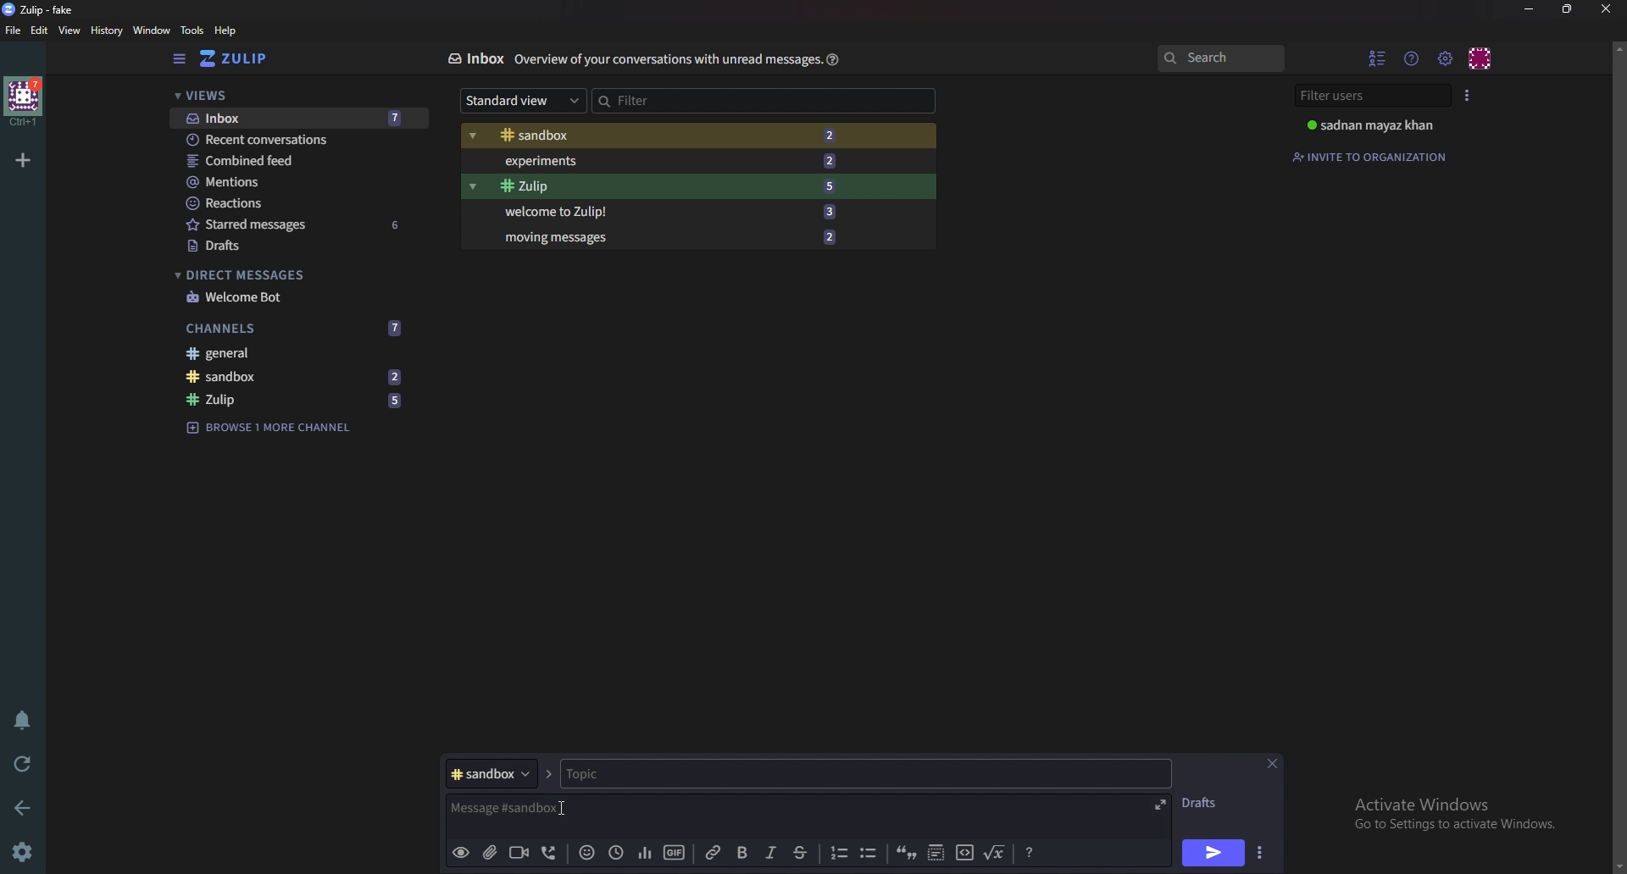 This screenshot has height=874, width=1627. What do you see at coordinates (669, 136) in the screenshot?
I see `Sandbox` at bounding box center [669, 136].